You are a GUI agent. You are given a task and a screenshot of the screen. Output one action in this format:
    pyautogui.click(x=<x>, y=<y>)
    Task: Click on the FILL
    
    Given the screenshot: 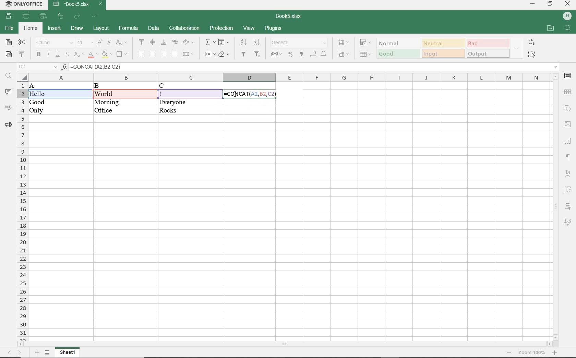 What is the action you would take?
    pyautogui.click(x=225, y=42)
    